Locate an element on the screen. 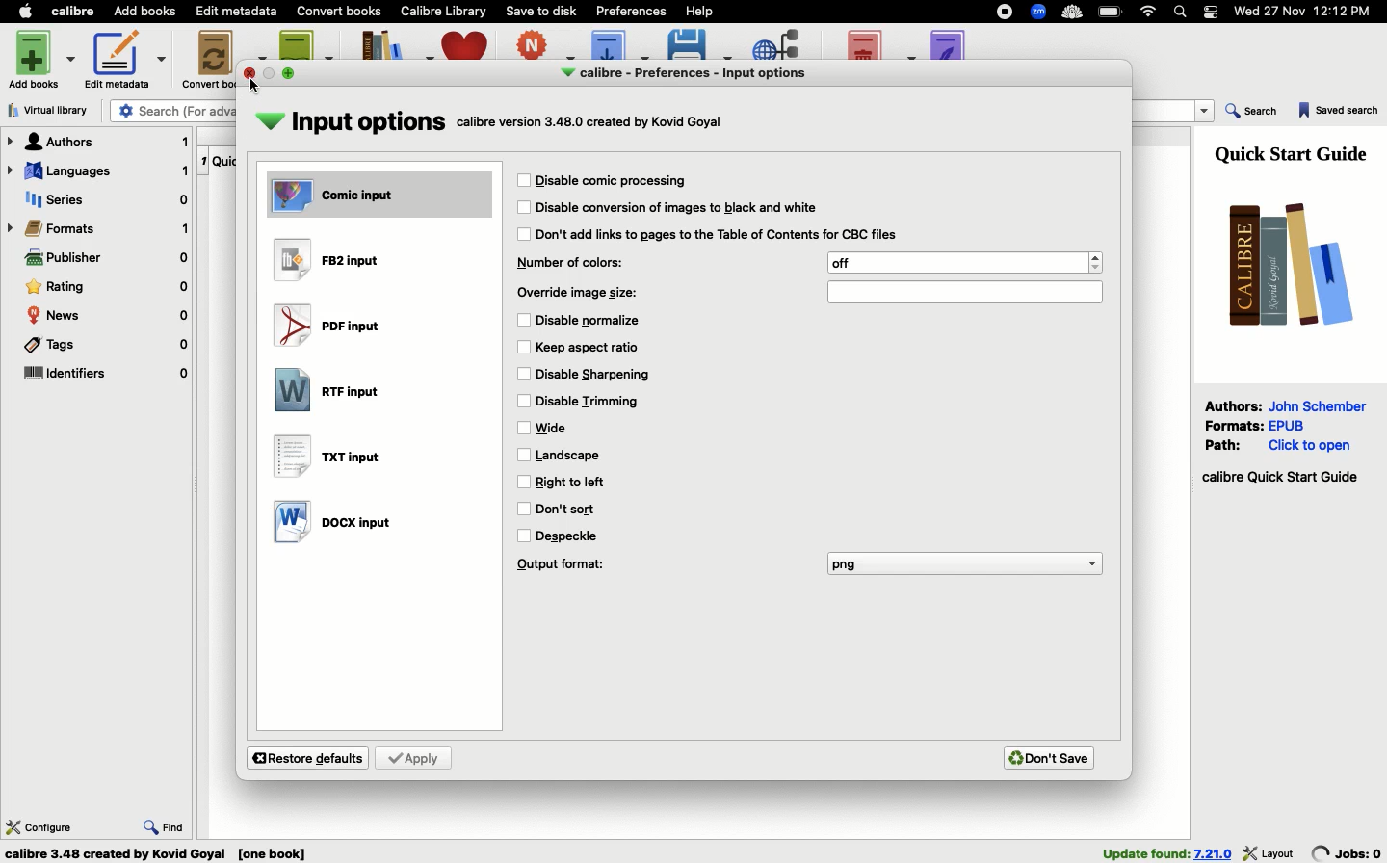  cursor is located at coordinates (255, 87).